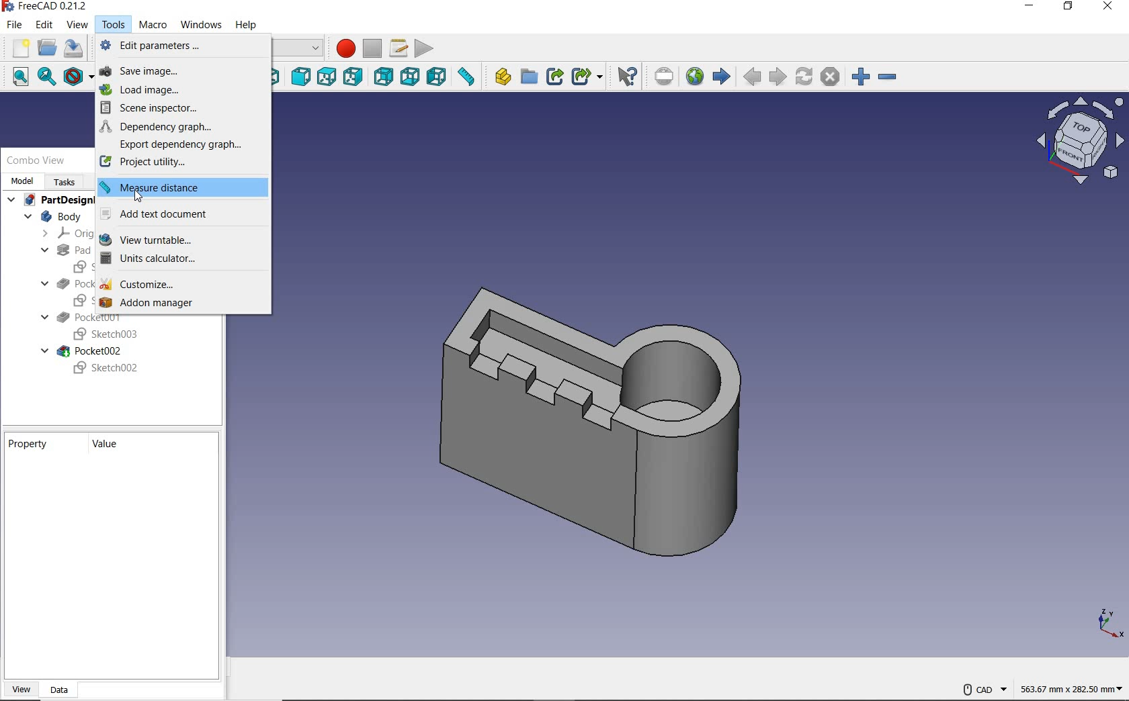  Describe the element at coordinates (177, 46) in the screenshot. I see `EDIT PARAMETERS` at that location.